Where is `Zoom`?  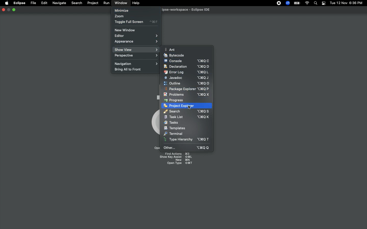 Zoom is located at coordinates (288, 3).